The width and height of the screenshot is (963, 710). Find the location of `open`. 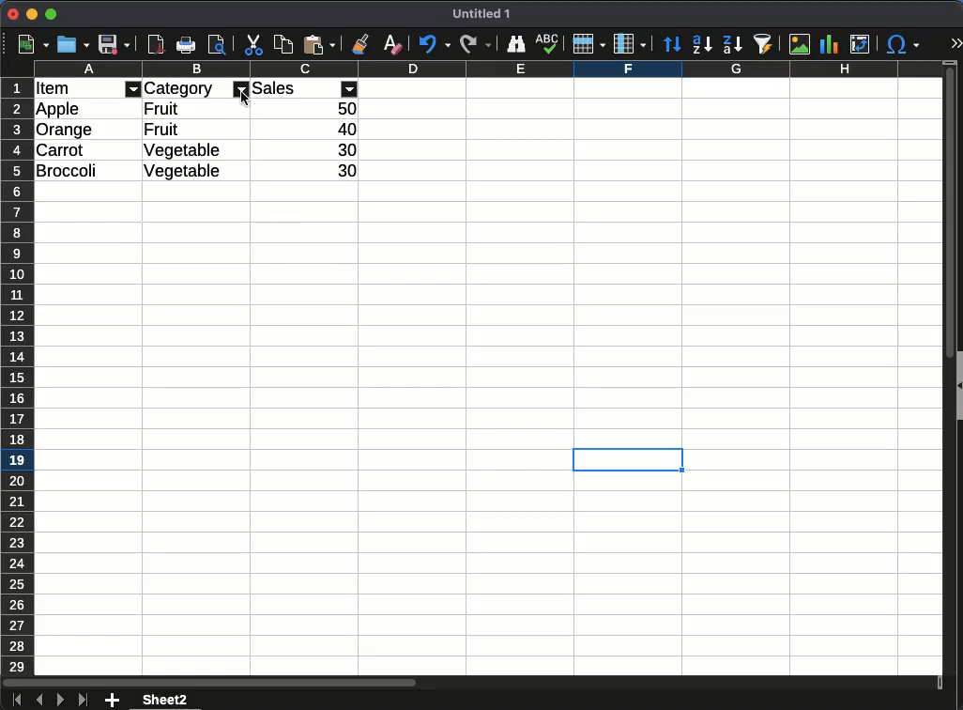

open is located at coordinates (74, 44).